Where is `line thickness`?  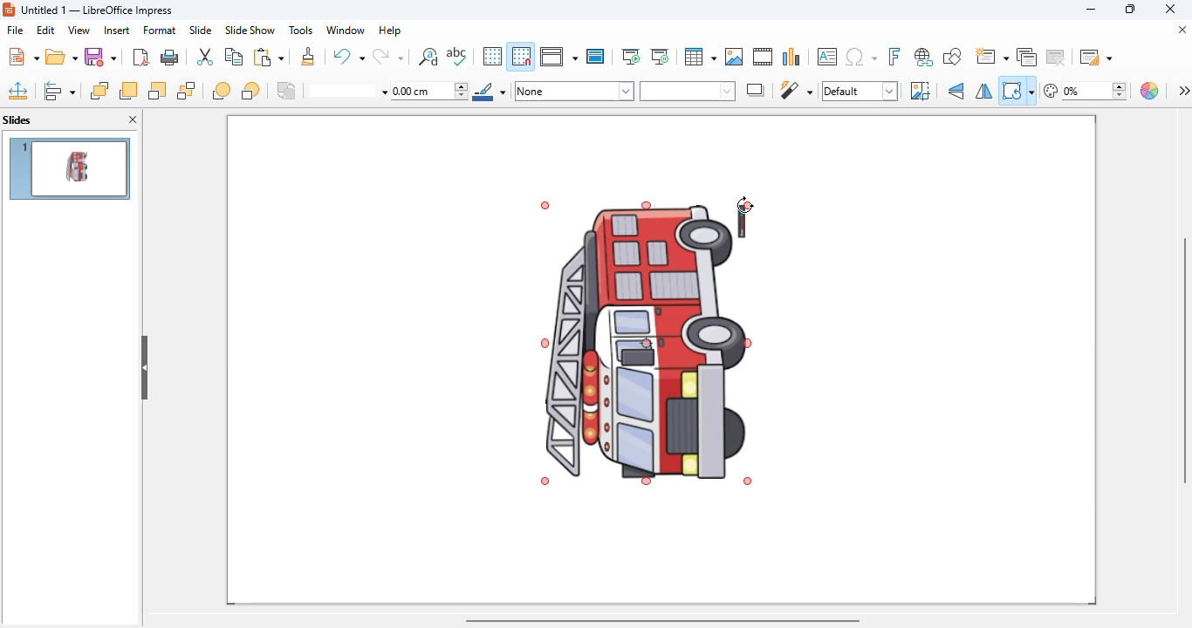
line thickness is located at coordinates (430, 91).